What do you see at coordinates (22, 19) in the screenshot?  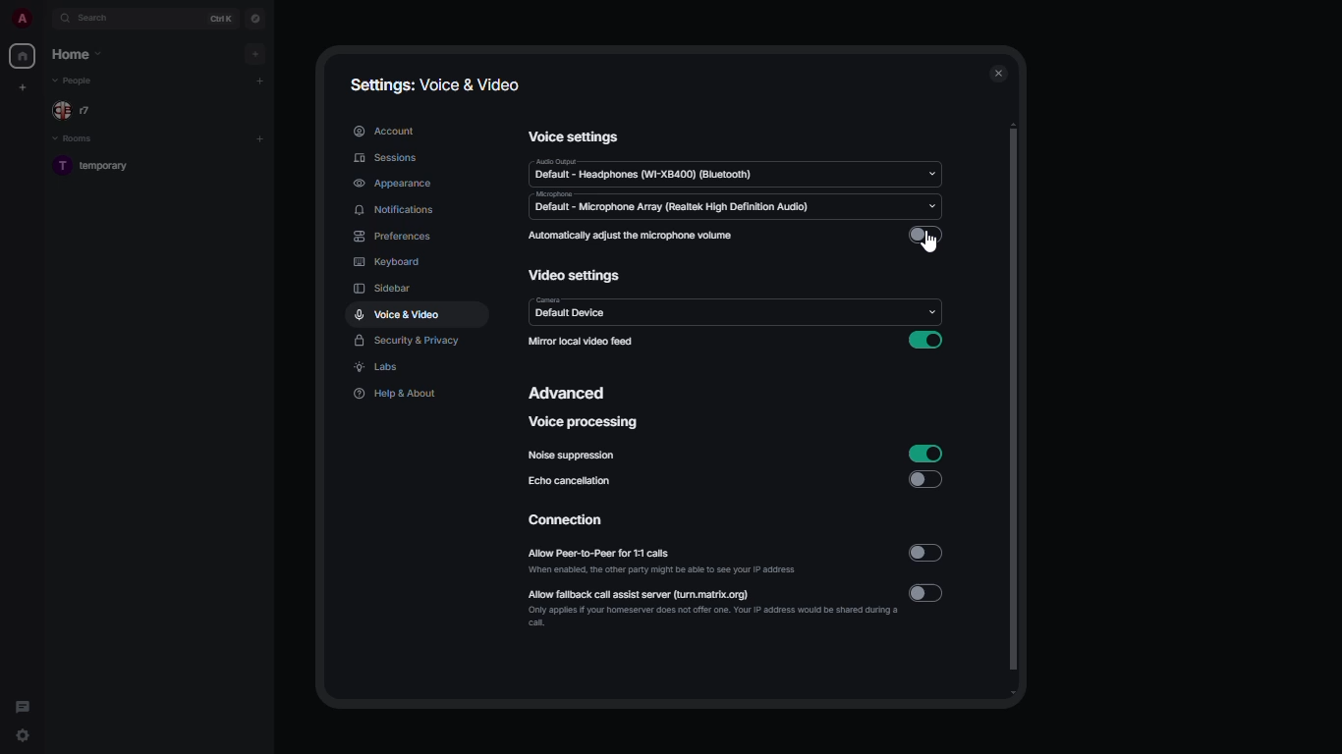 I see `profile` at bounding box center [22, 19].